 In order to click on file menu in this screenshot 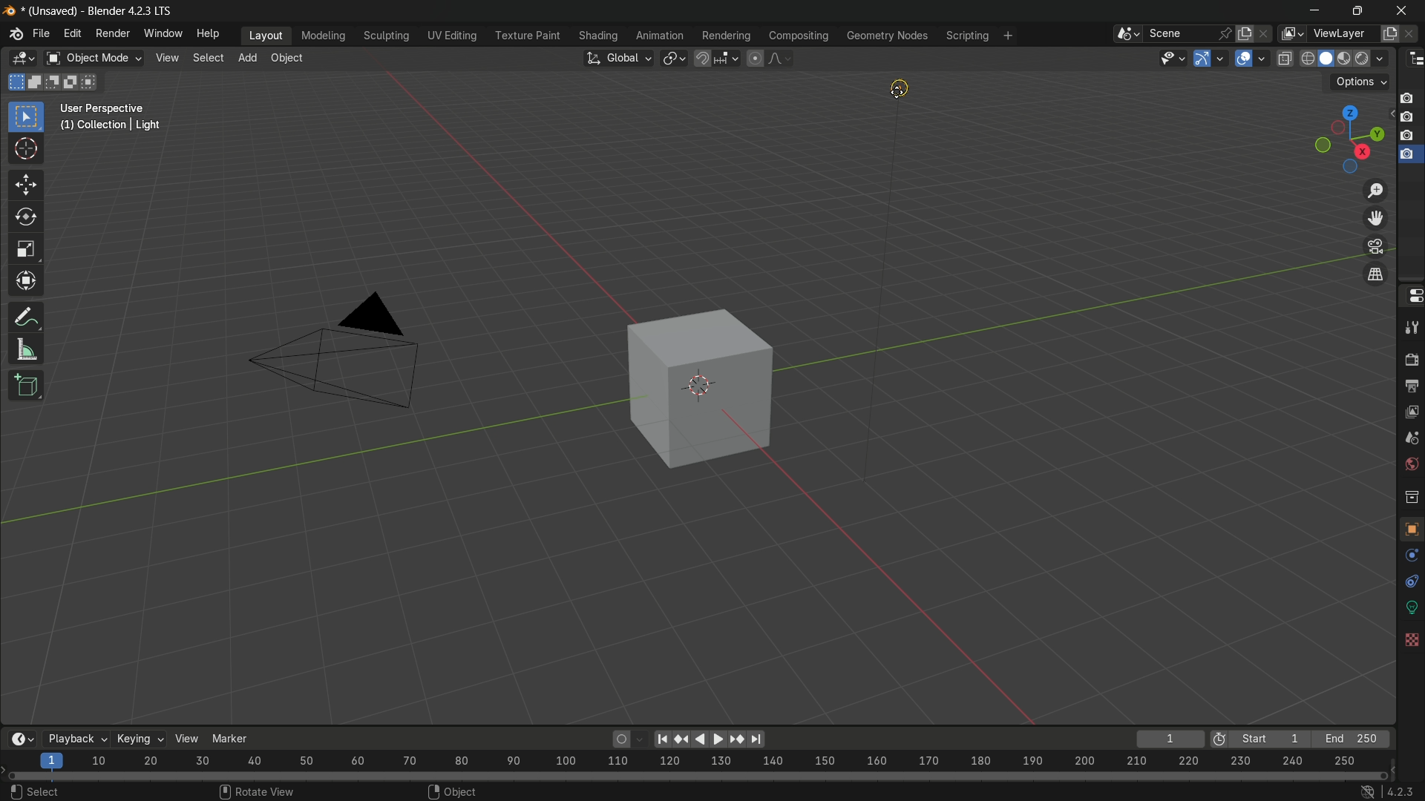, I will do `click(42, 35)`.